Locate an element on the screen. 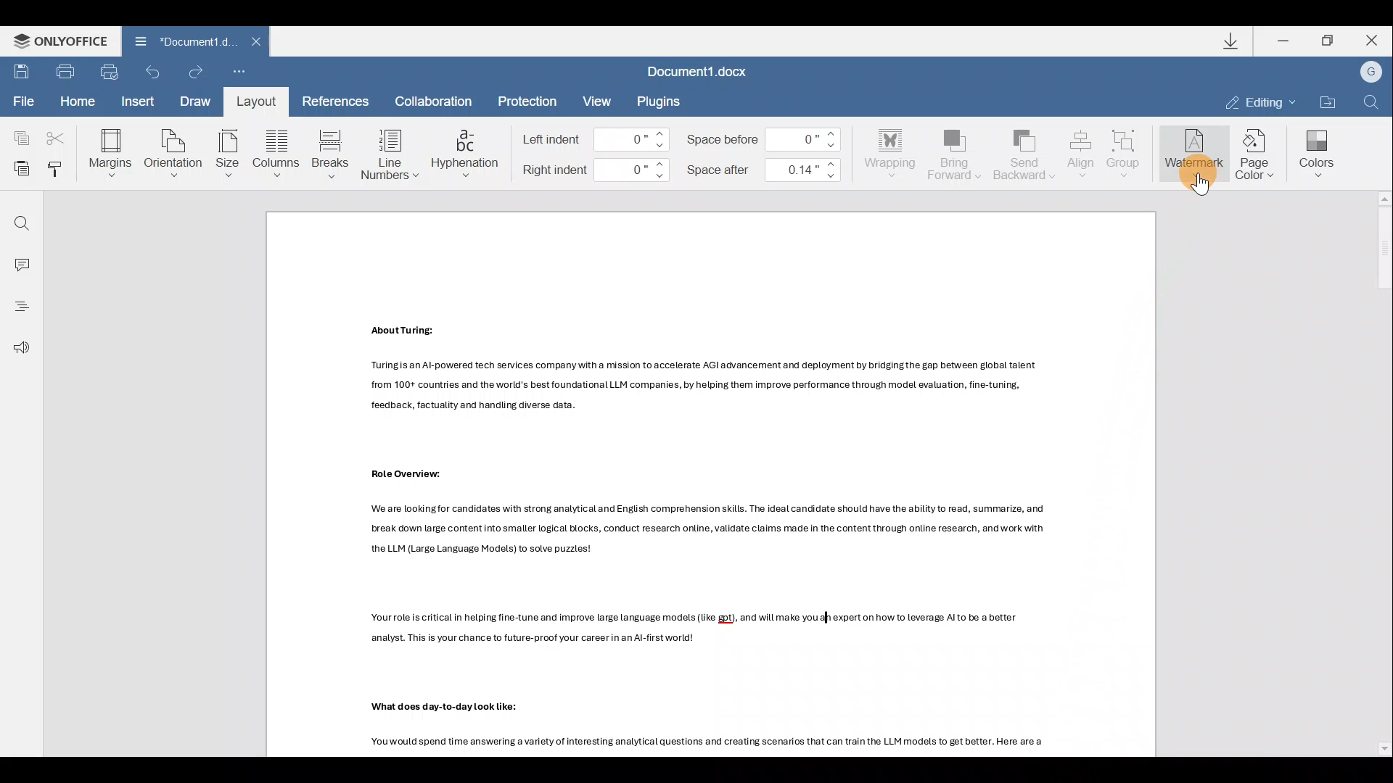 The height and width of the screenshot is (783, 1393). Align is located at coordinates (1081, 154).